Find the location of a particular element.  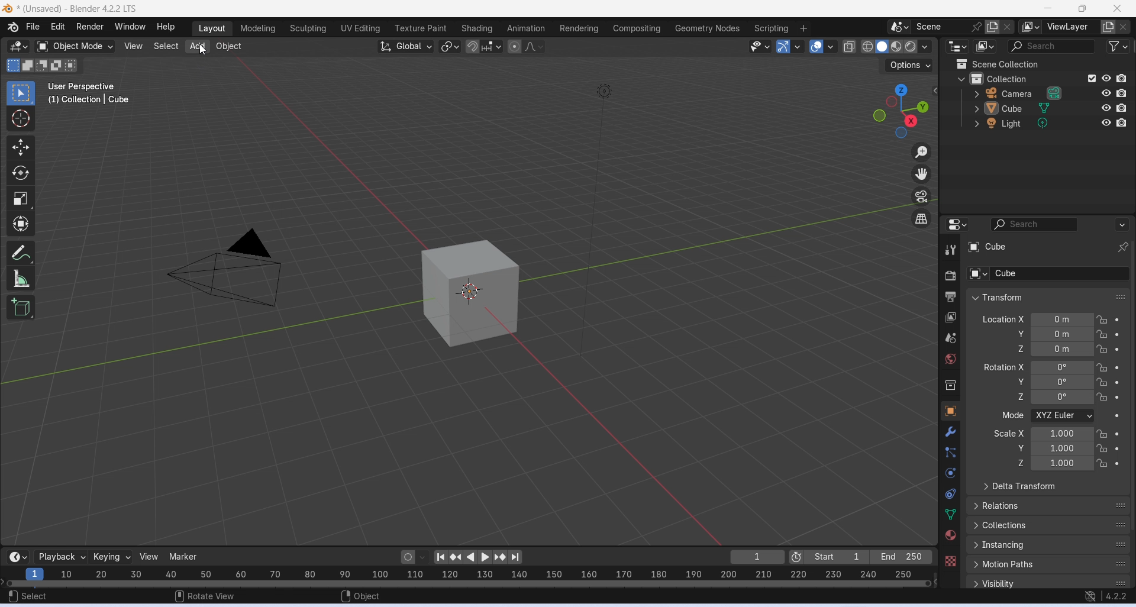

playback is located at coordinates (60, 557).